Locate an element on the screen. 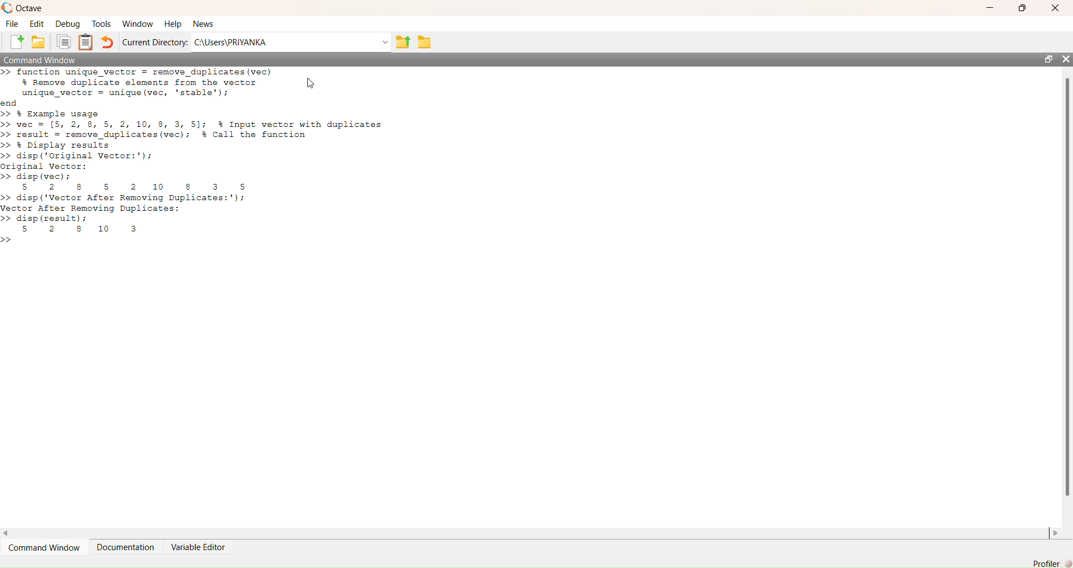 This screenshot has height=568, width=1073. end

>> % Example usage

>> vec = [5, 2, 8 5, 2, 10, 8, 3, 5]; % Input vector with duplicates
>> result = remove_duplicates(vec); #% Call the function

>> % Display results

>> disp (‘Original Vector:'); is located at coordinates (191, 130).